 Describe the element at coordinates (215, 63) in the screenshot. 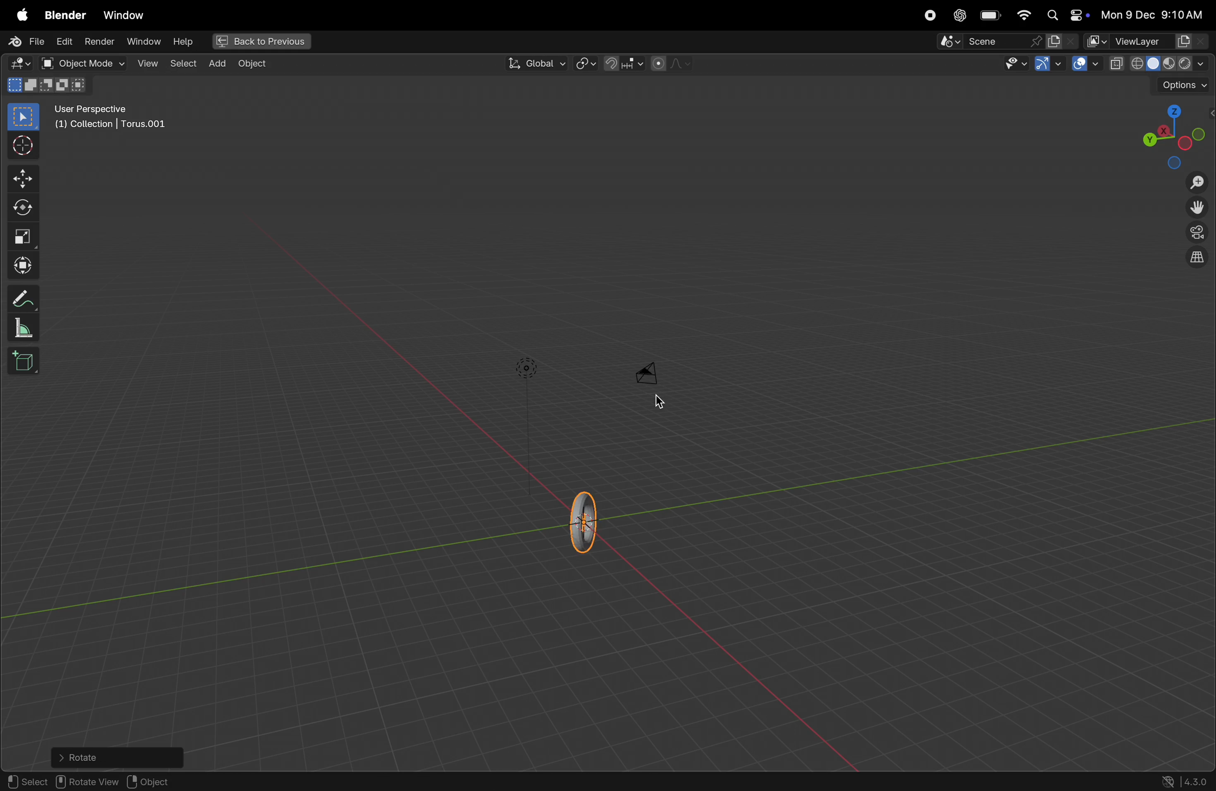

I see `add` at that location.